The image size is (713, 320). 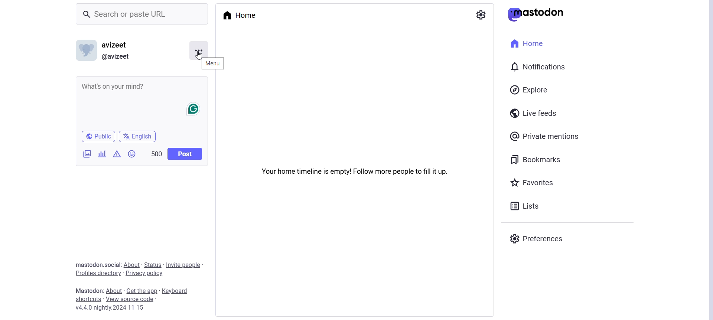 What do you see at coordinates (199, 51) in the screenshot?
I see `Menu` at bounding box center [199, 51].